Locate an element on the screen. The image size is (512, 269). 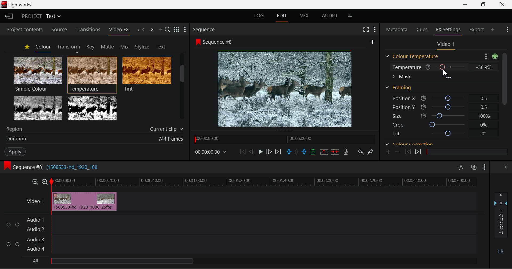
Position Y is located at coordinates (448, 107).